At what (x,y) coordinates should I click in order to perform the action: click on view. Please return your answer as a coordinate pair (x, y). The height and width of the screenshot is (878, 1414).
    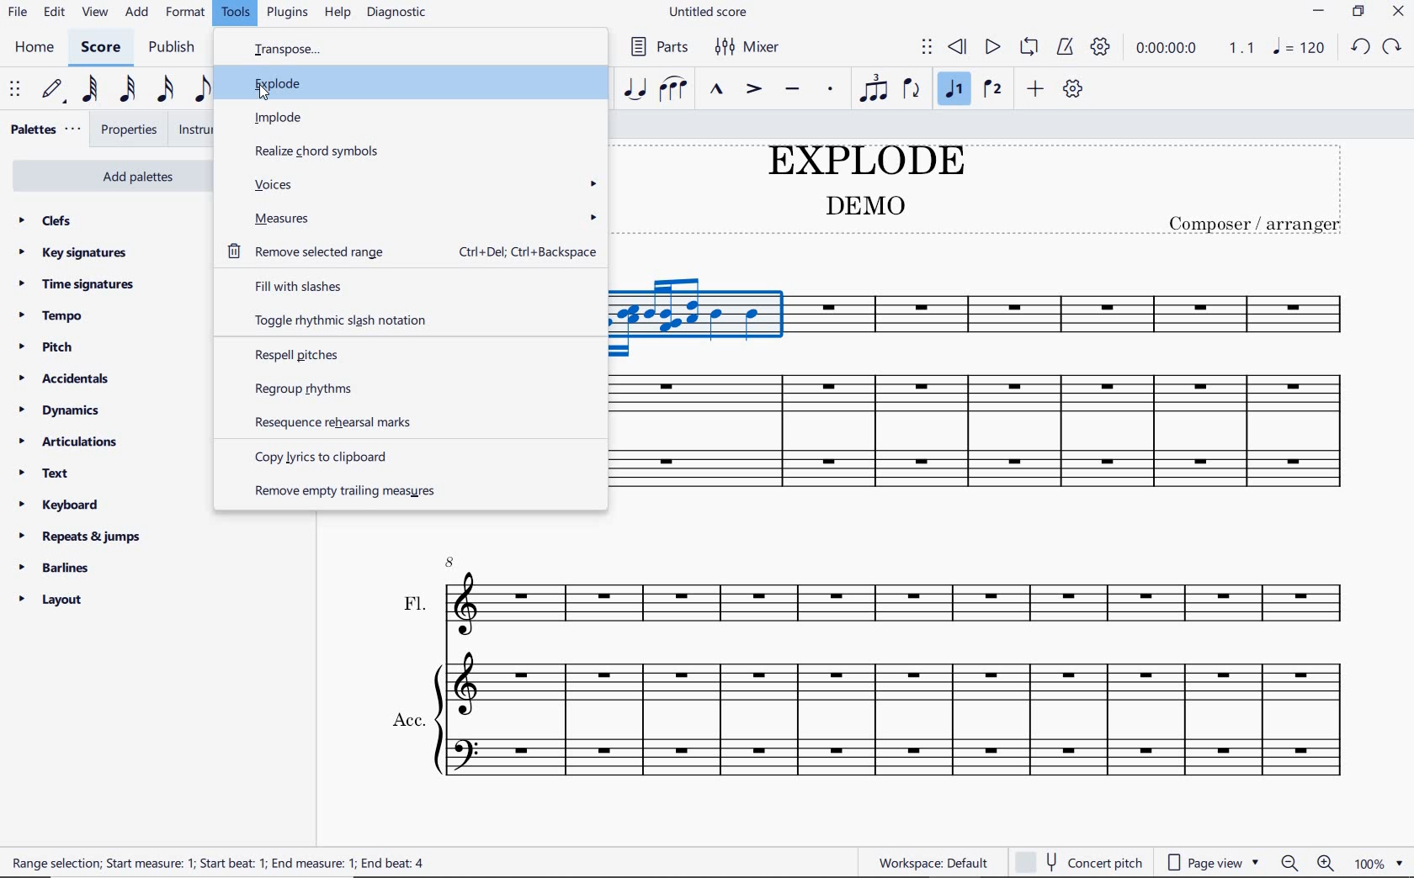
    Looking at the image, I should click on (92, 11).